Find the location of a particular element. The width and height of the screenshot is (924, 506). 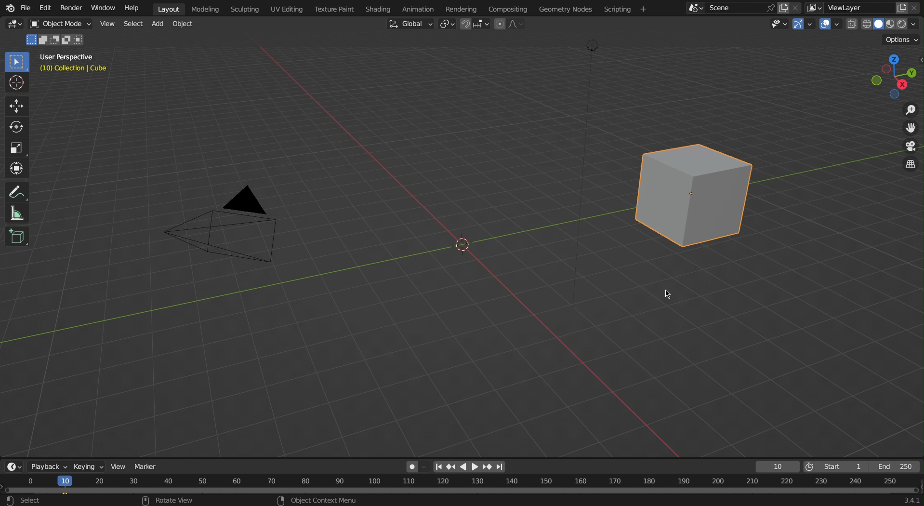

Previous is located at coordinates (450, 467).